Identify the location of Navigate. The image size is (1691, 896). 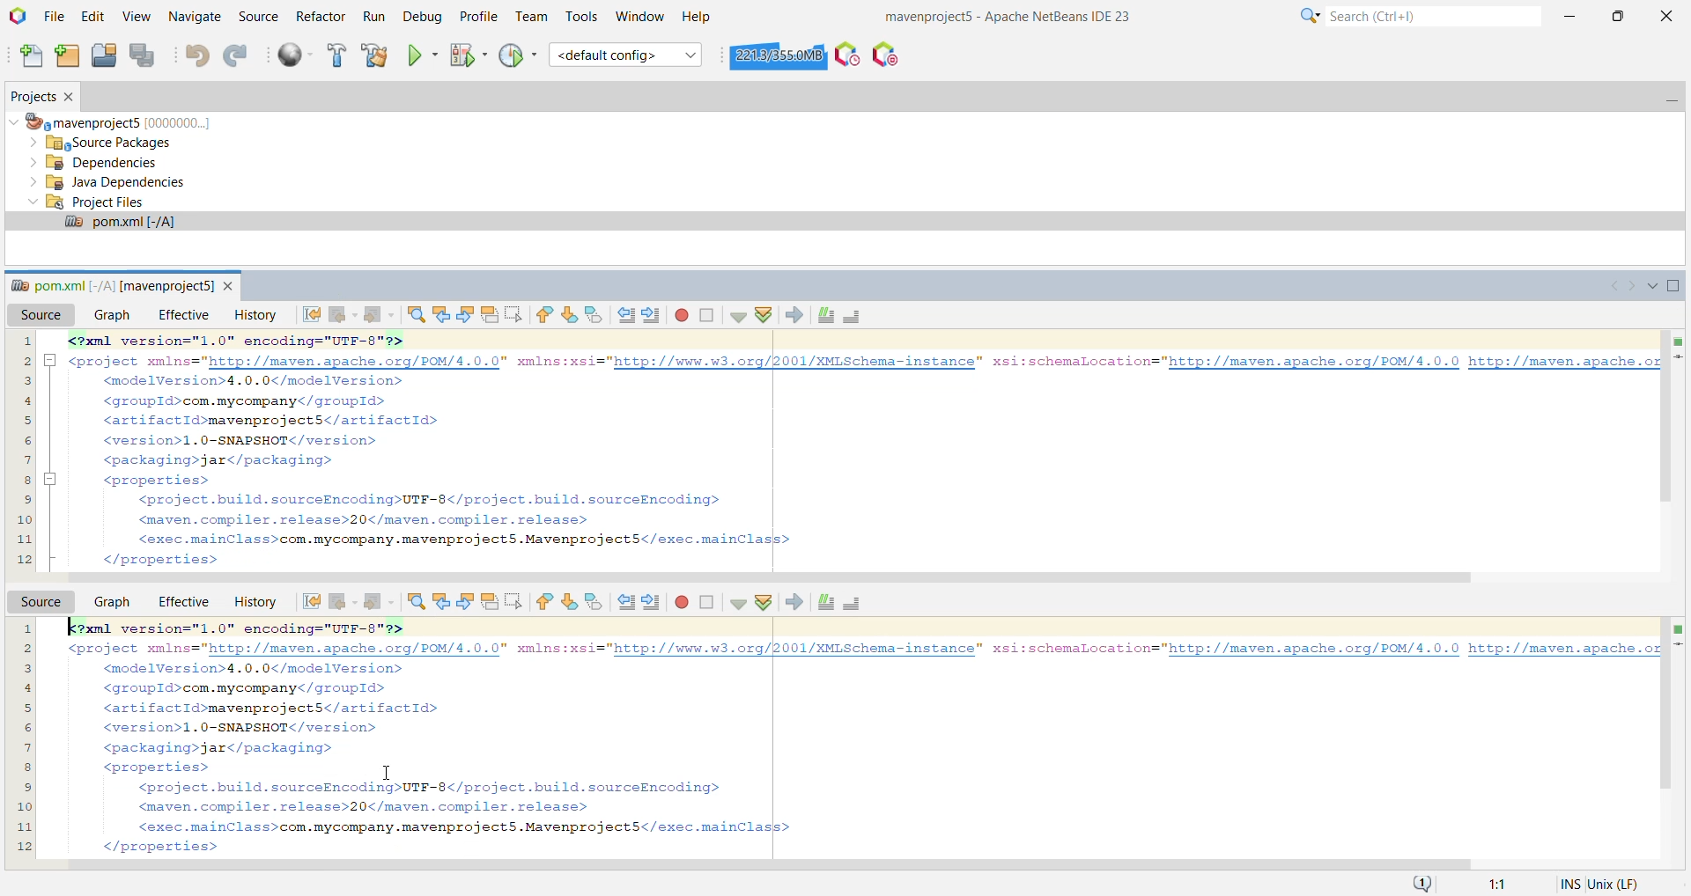
(196, 18).